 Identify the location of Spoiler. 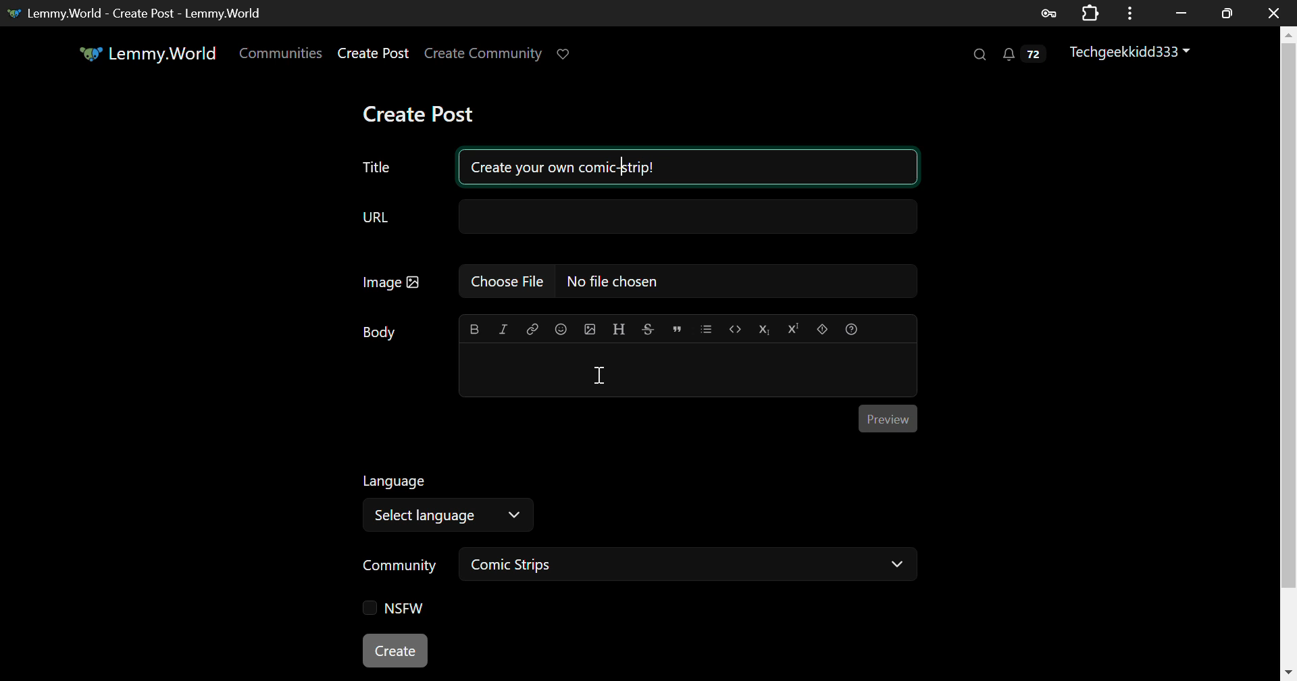
(822, 329).